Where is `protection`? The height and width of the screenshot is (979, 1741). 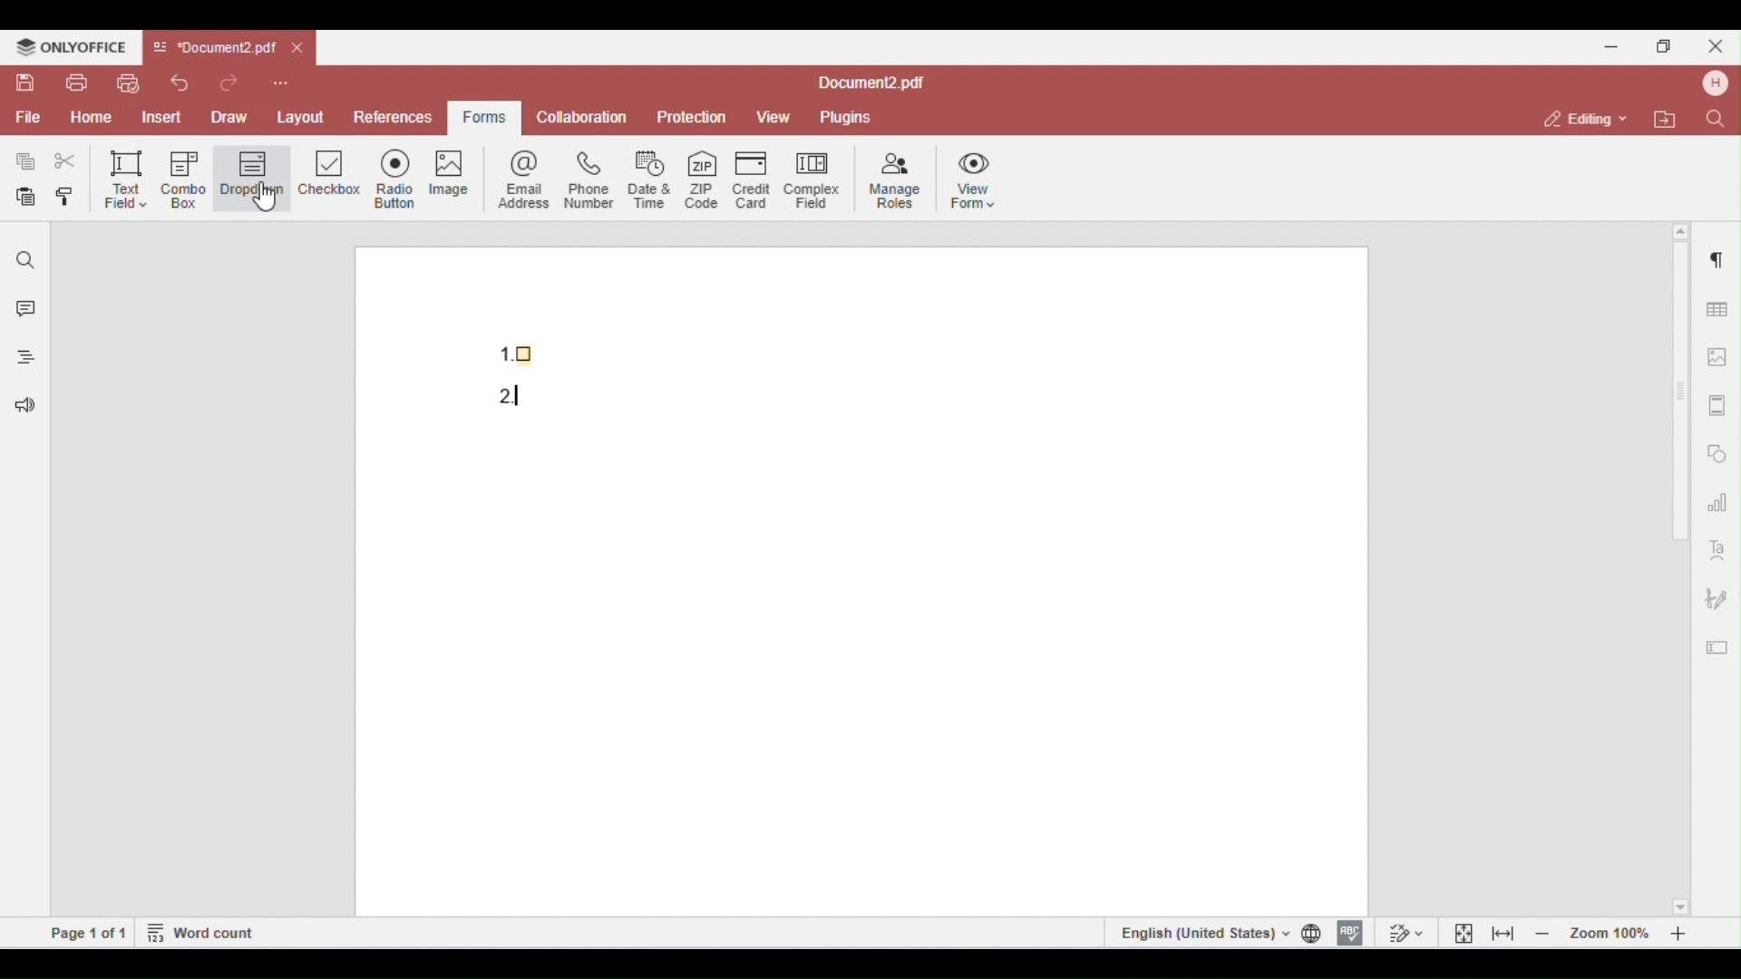 protection is located at coordinates (693, 118).